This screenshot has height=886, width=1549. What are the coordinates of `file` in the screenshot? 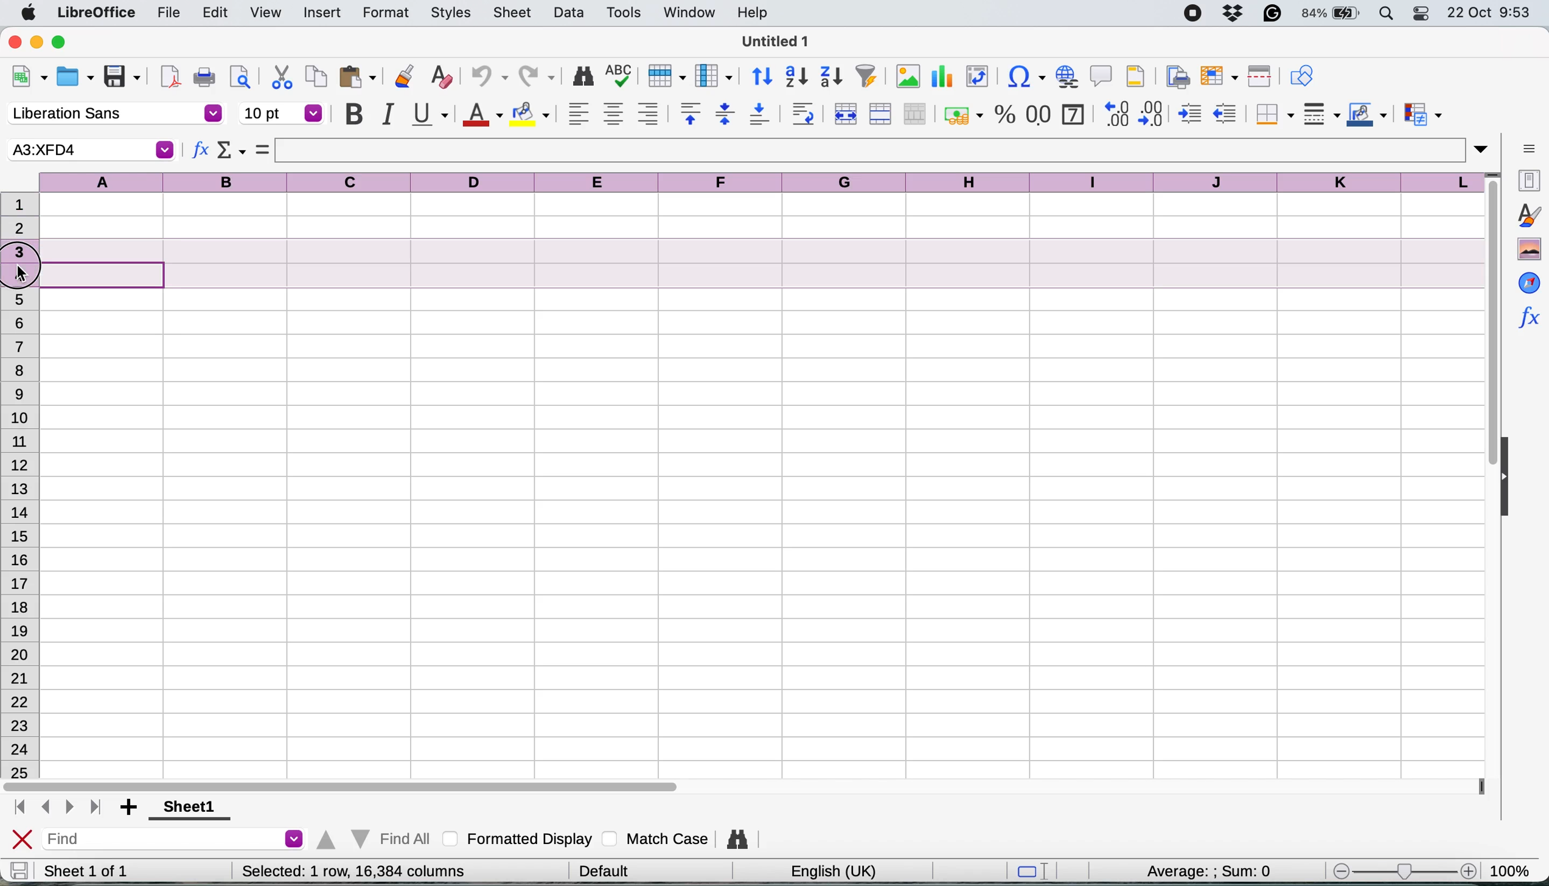 It's located at (169, 14).